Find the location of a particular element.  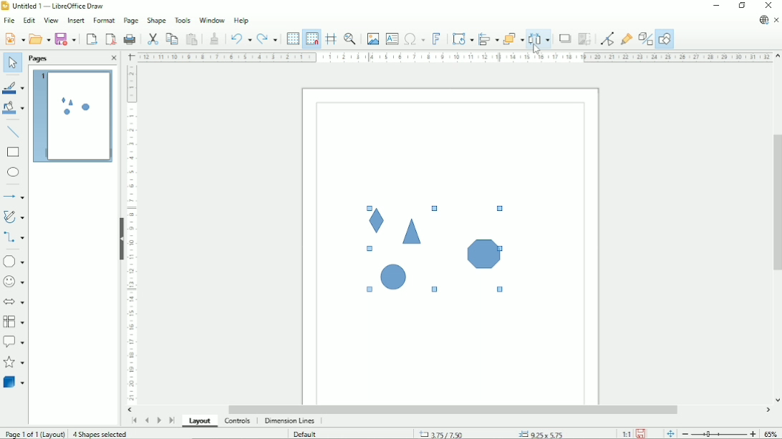

Controls is located at coordinates (238, 421).